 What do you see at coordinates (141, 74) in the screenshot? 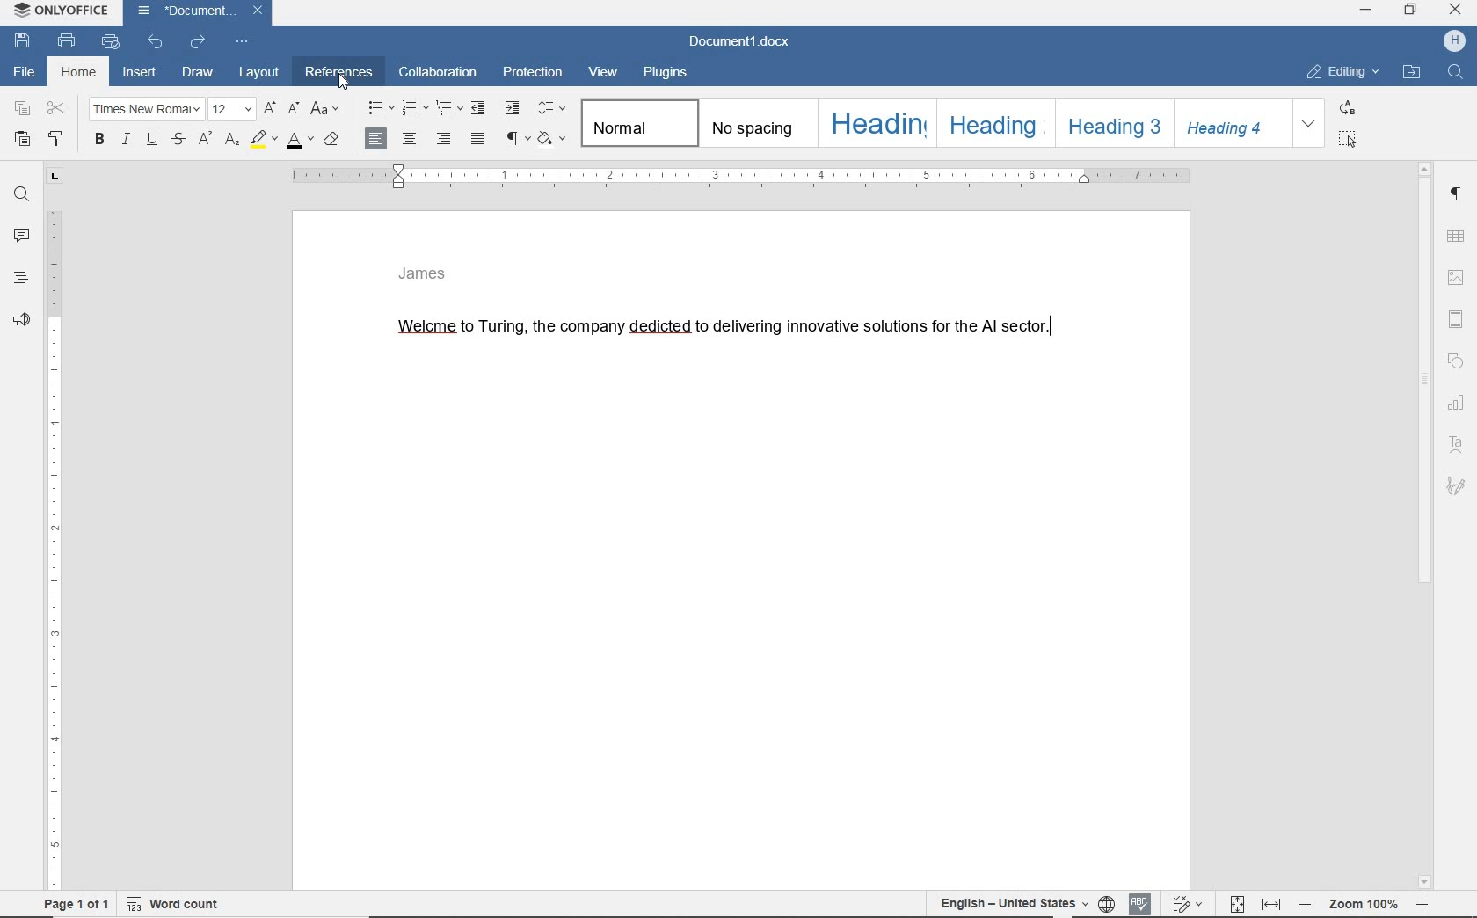
I see `insert` at bounding box center [141, 74].